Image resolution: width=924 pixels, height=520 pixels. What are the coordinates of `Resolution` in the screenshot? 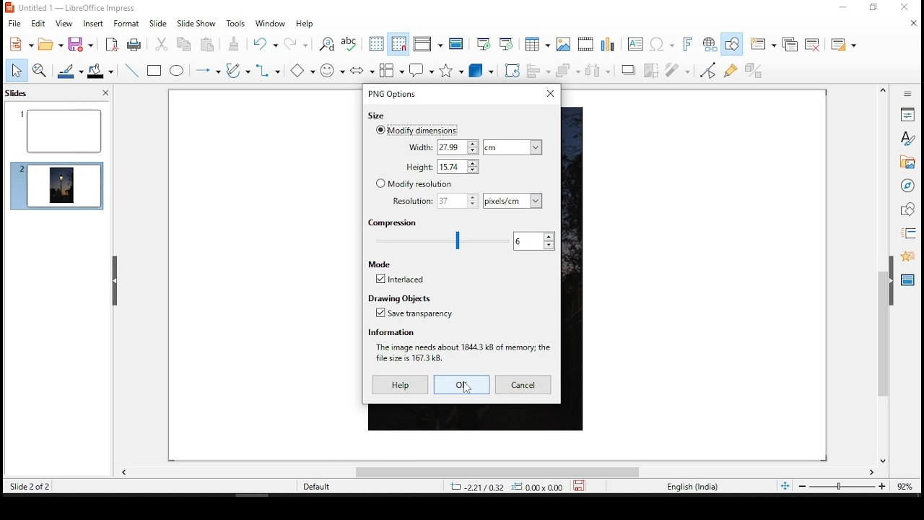 It's located at (435, 201).